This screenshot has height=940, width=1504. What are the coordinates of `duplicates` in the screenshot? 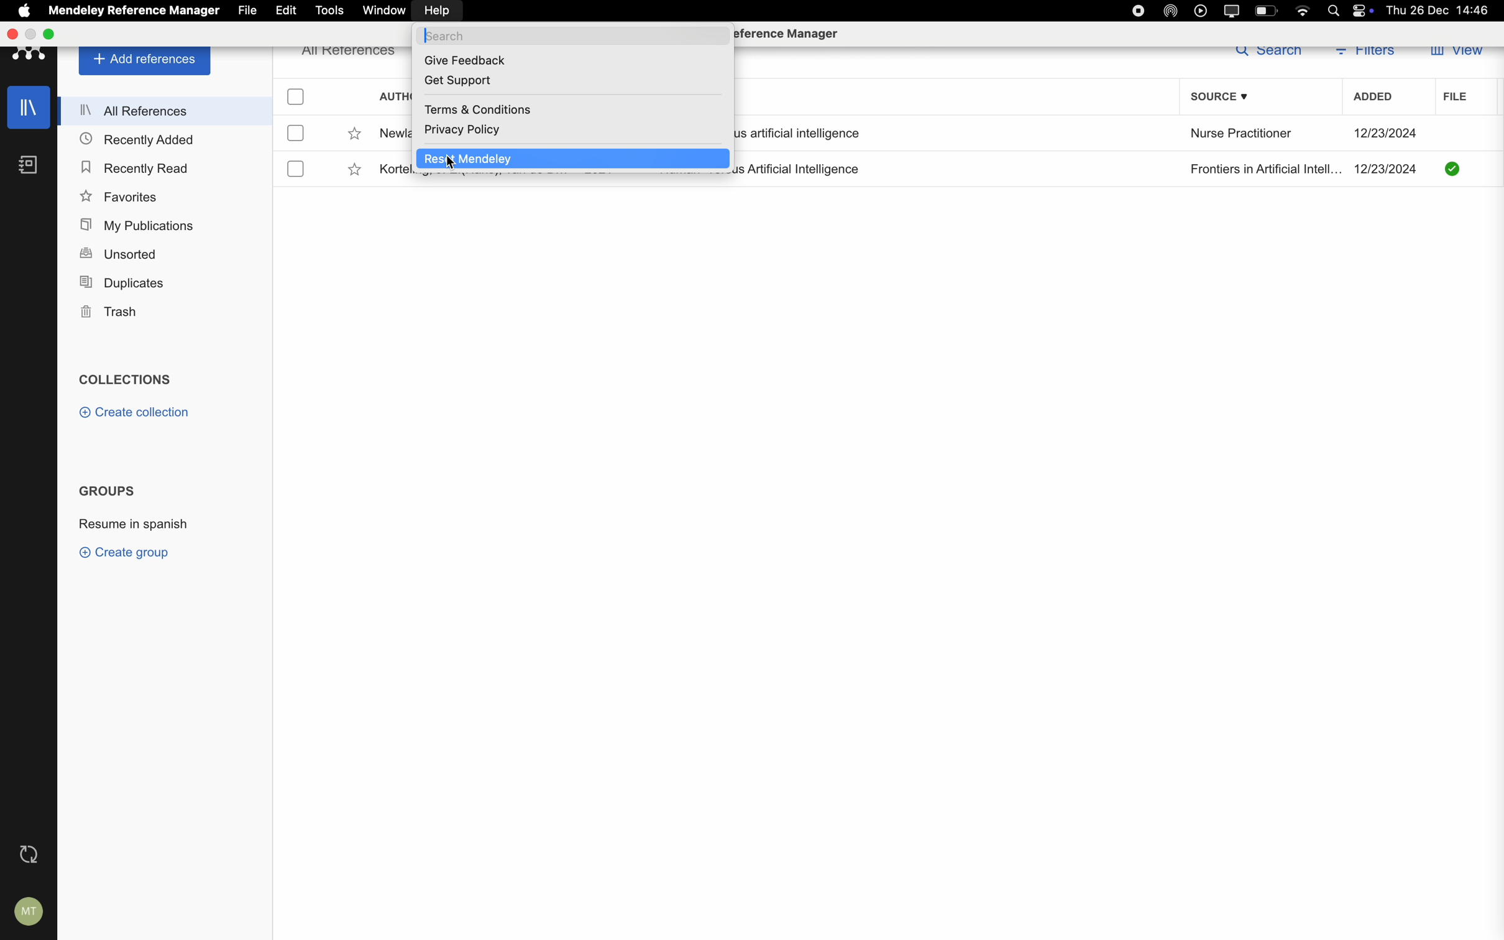 It's located at (123, 282).